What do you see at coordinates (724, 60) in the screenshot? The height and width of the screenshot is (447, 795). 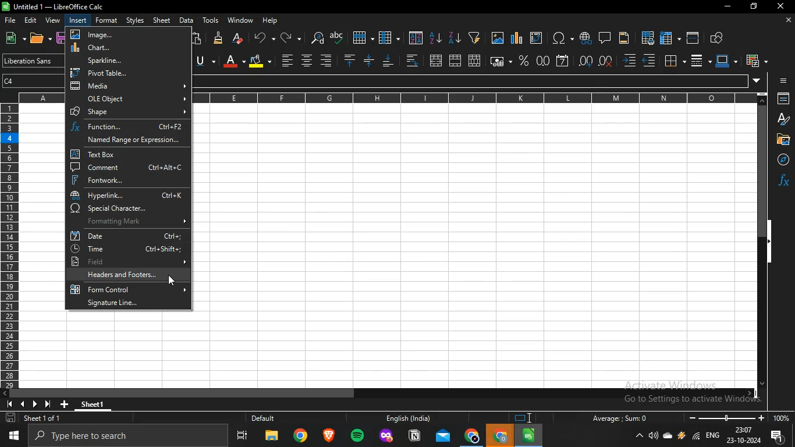 I see `border color` at bounding box center [724, 60].